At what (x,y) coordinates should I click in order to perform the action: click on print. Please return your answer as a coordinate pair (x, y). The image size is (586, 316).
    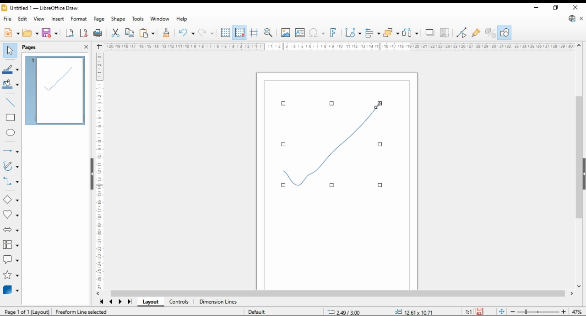
    Looking at the image, I should click on (98, 33).